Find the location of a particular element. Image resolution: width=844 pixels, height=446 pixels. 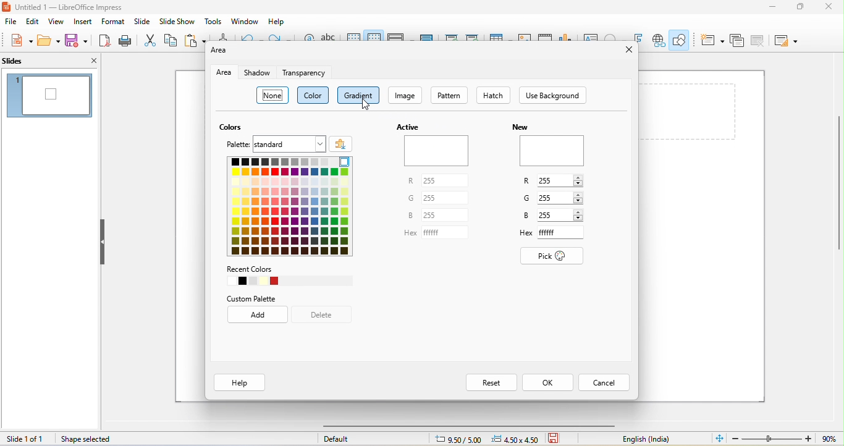

gradient is located at coordinates (359, 95).